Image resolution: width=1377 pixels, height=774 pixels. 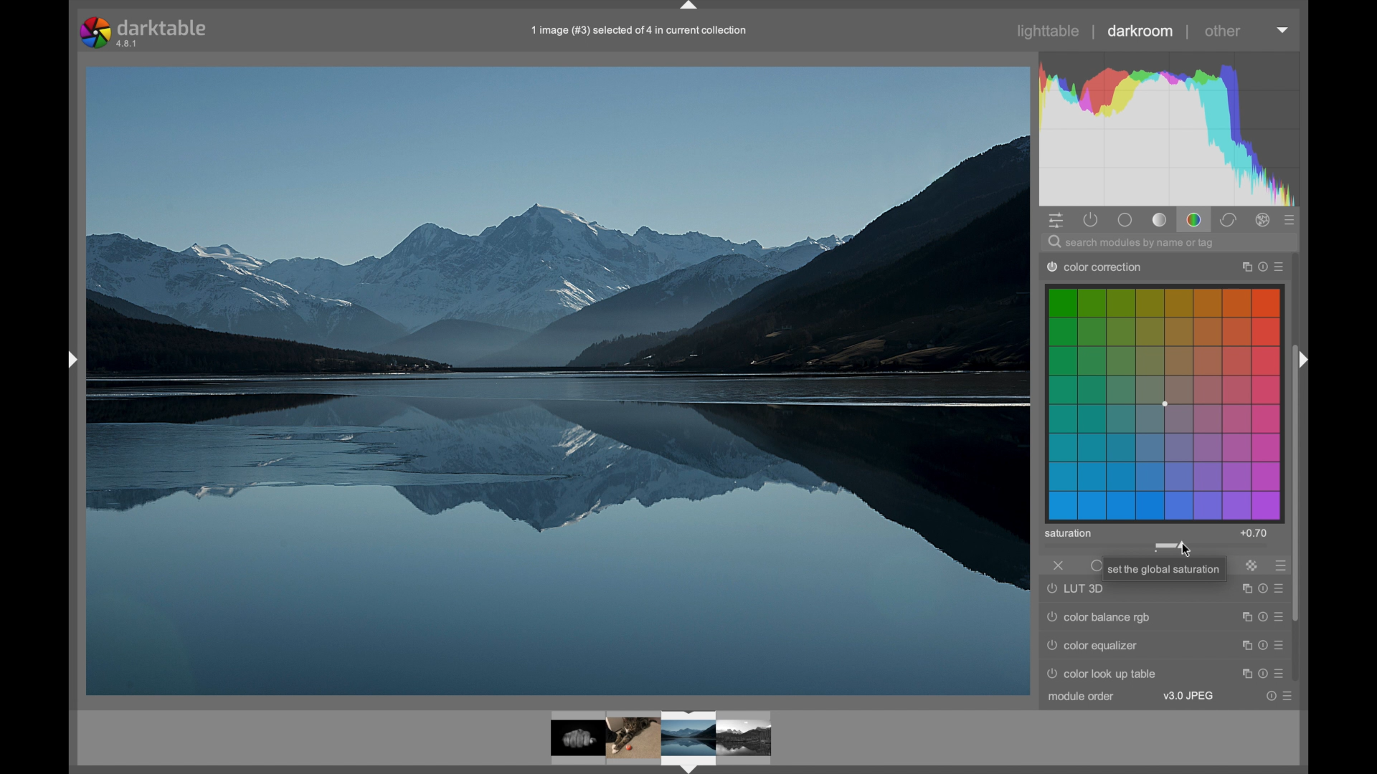 I want to click on image, so click(x=746, y=737).